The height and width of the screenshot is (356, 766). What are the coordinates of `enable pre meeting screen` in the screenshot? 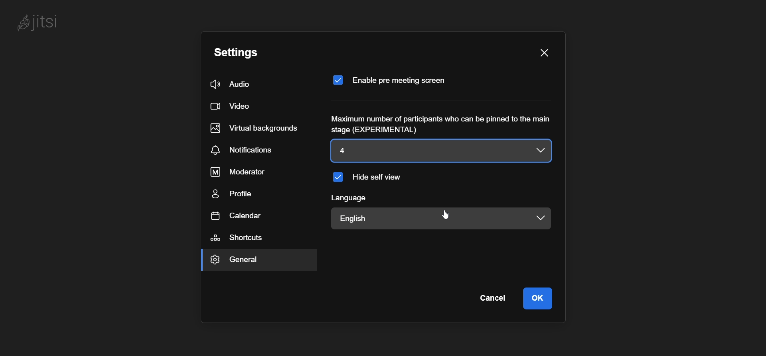 It's located at (392, 80).